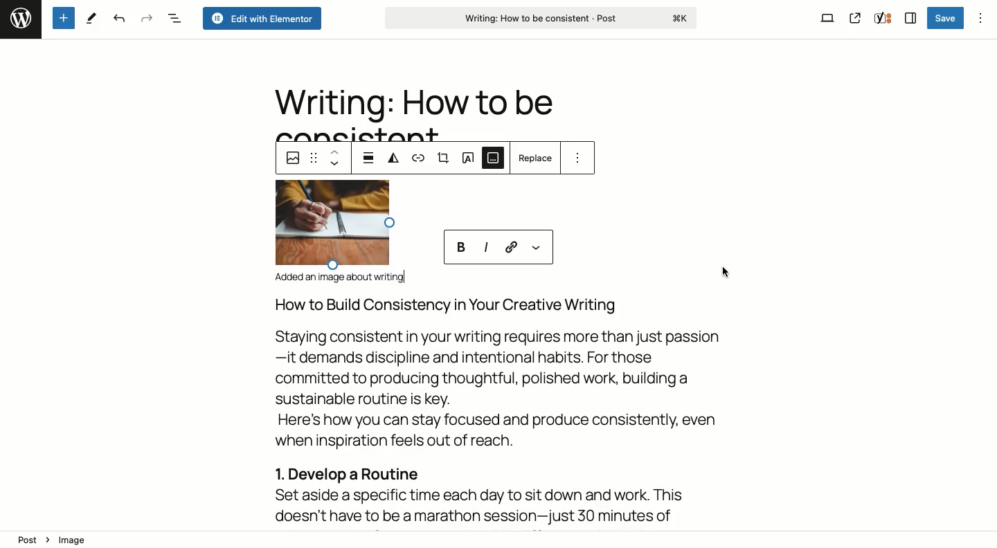 The image size is (997, 548). Describe the element at coordinates (370, 156) in the screenshot. I see `Align` at that location.